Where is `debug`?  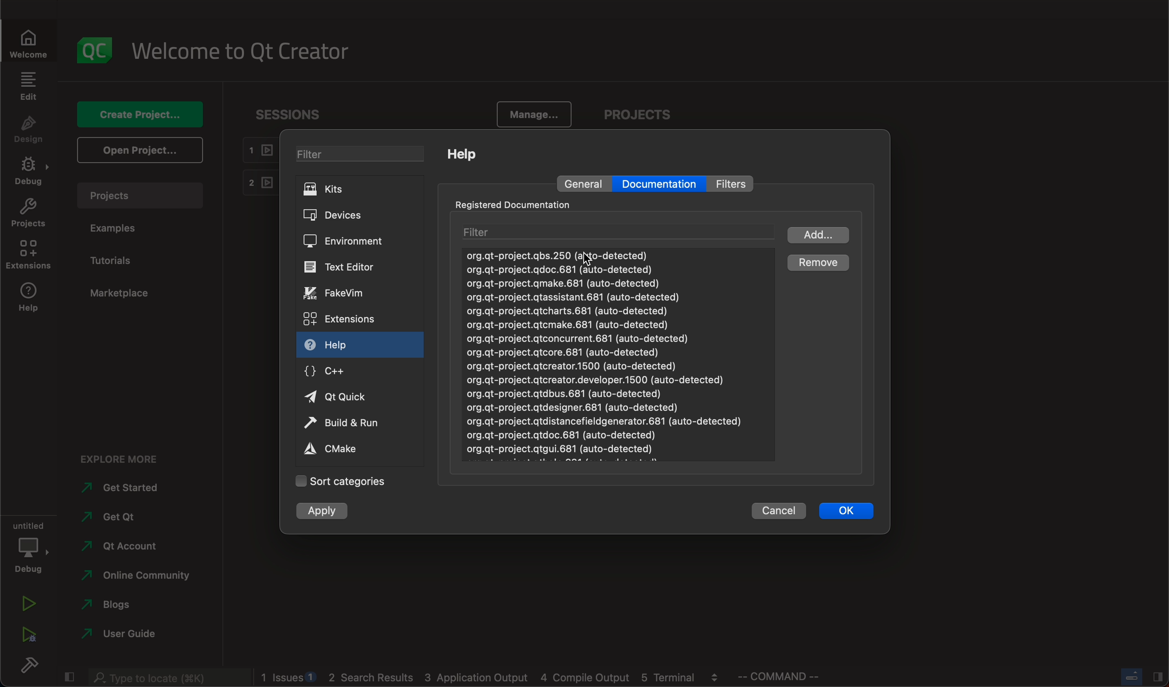
debug is located at coordinates (30, 173).